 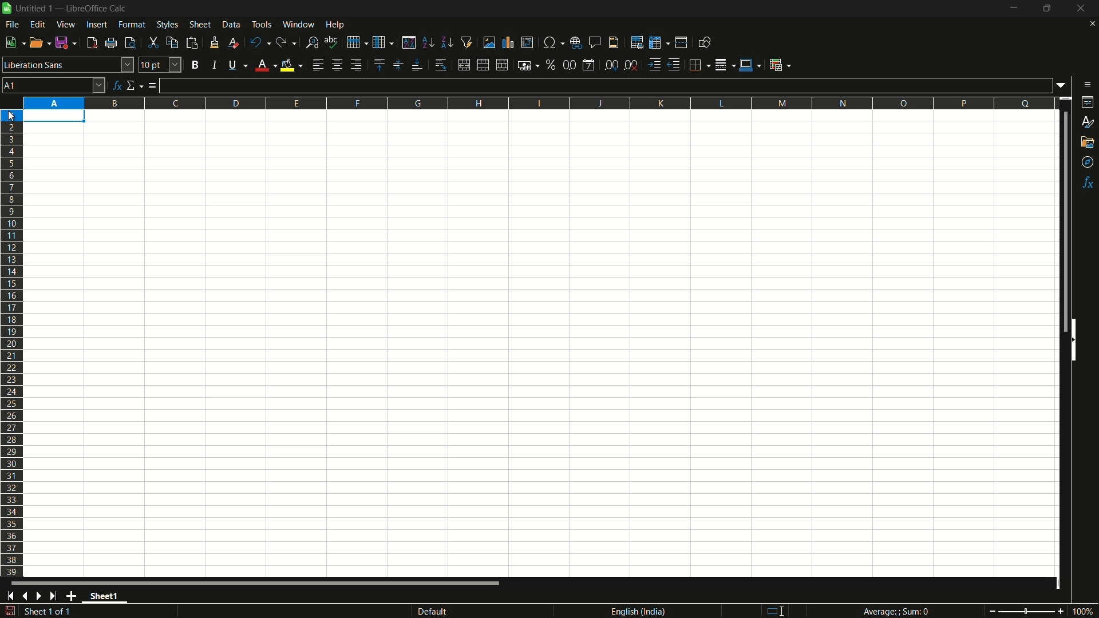 I want to click on font name, so click(x=68, y=65).